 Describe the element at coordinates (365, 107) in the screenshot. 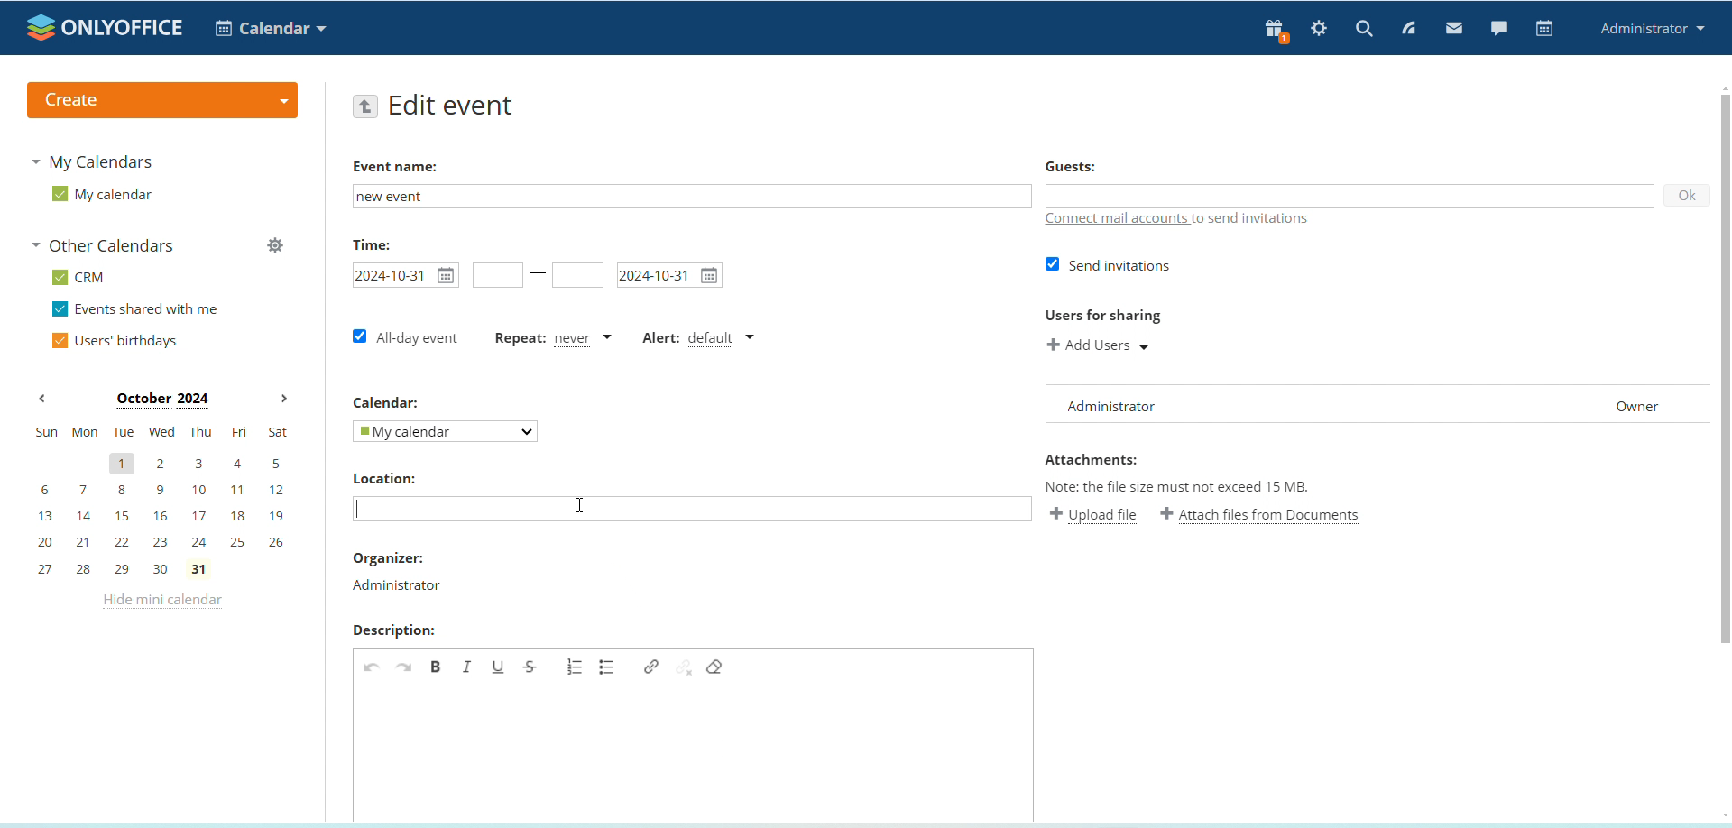

I see `go back` at that location.